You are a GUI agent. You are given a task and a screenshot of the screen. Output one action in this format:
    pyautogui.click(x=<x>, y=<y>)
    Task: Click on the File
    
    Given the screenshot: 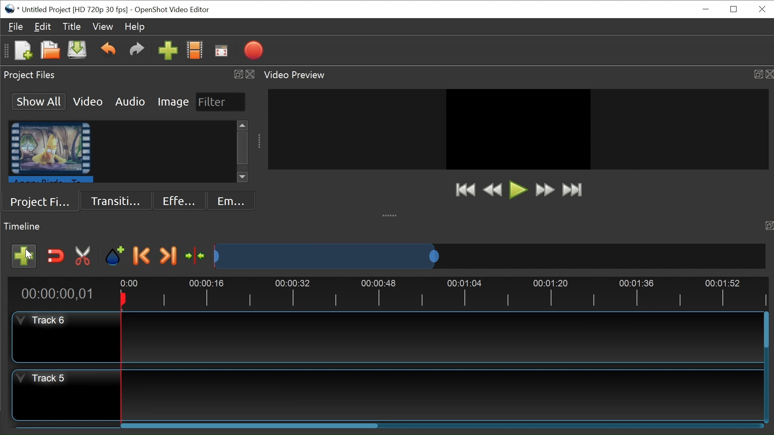 What is the action you would take?
    pyautogui.click(x=16, y=27)
    